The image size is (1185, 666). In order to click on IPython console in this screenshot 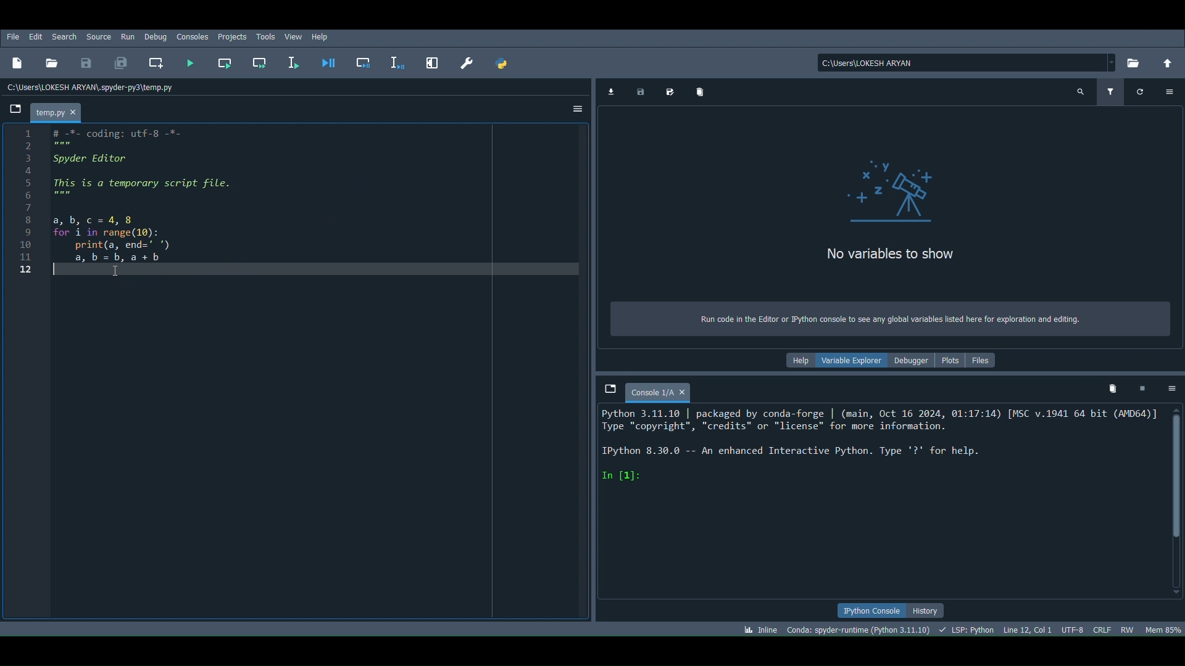, I will do `click(869, 609)`.